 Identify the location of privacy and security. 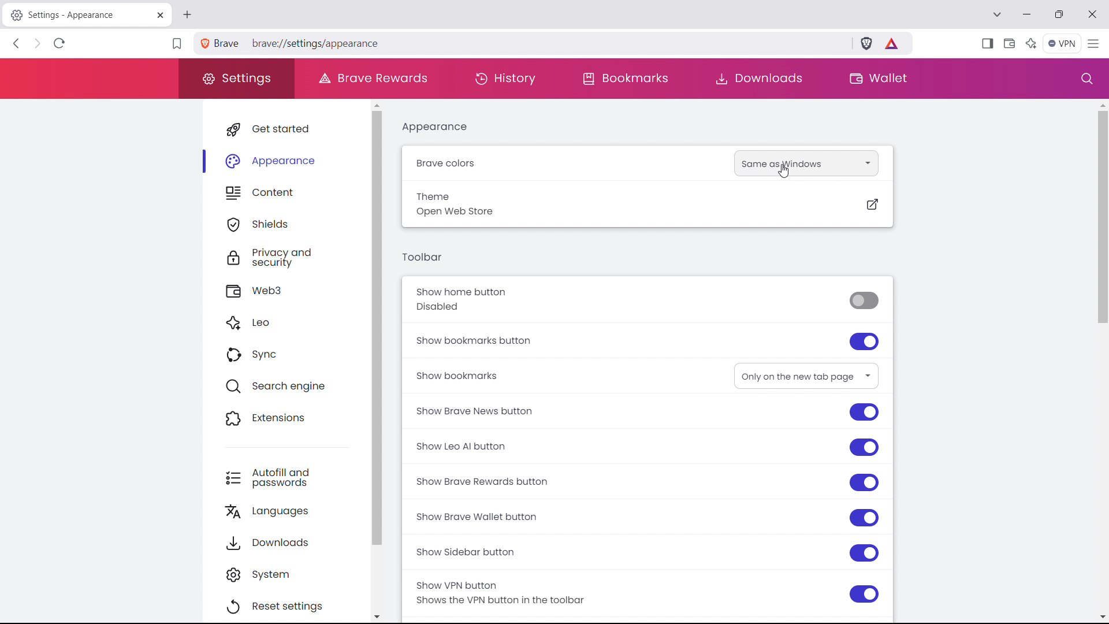
(296, 256).